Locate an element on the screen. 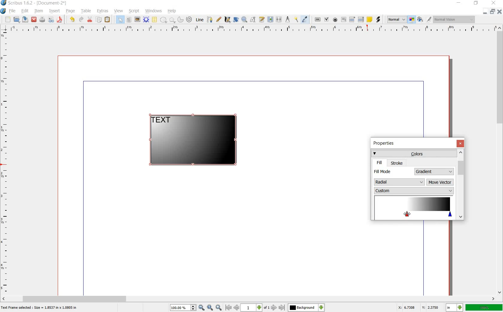 Image resolution: width=503 pixels, height=312 pixels. print is located at coordinates (42, 20).